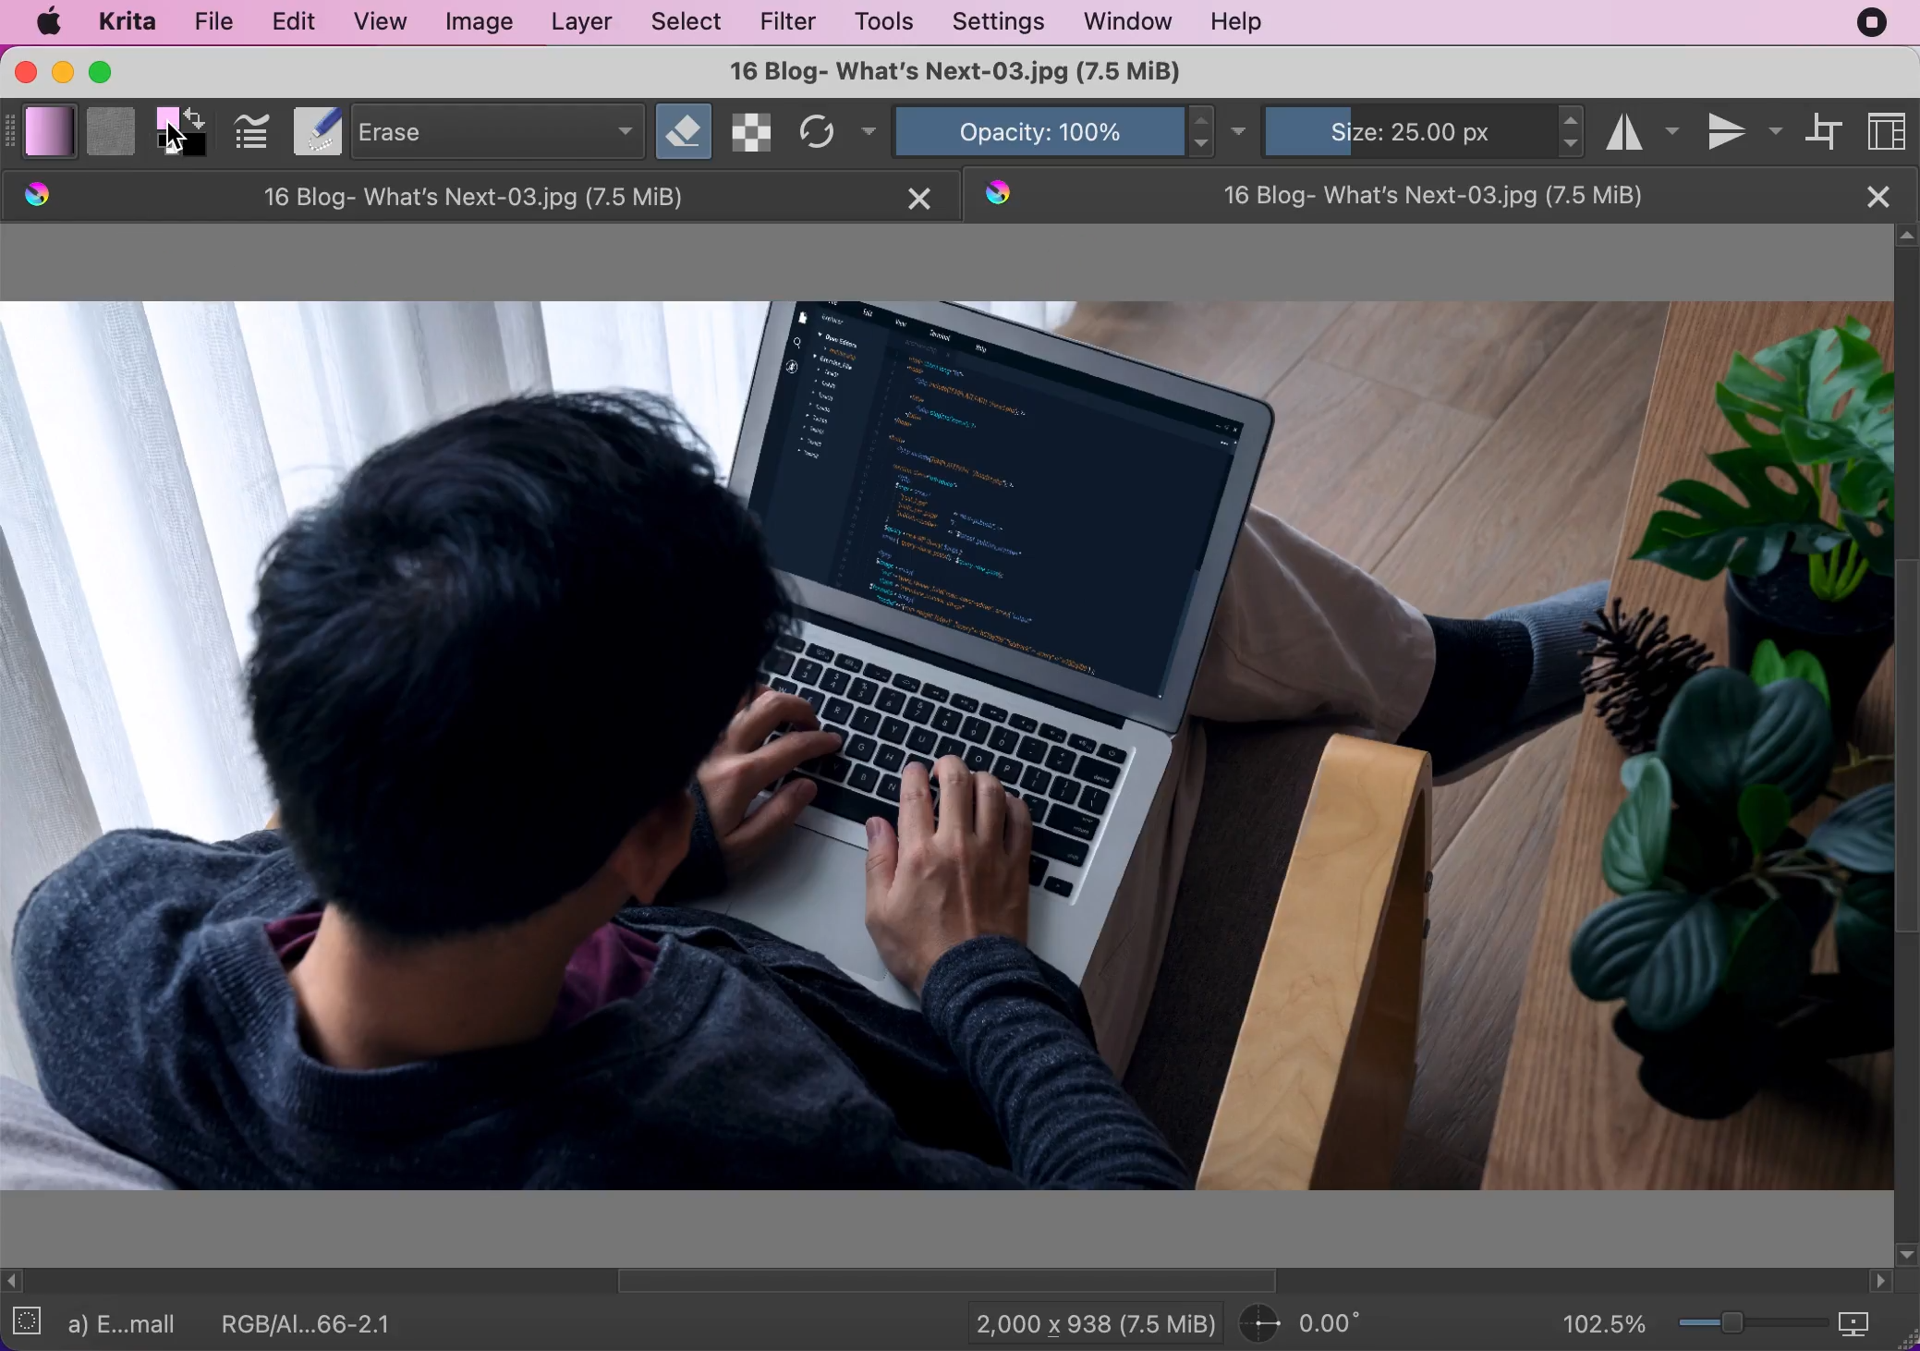  What do you see at coordinates (1875, 22) in the screenshot?
I see `recording stopped` at bounding box center [1875, 22].